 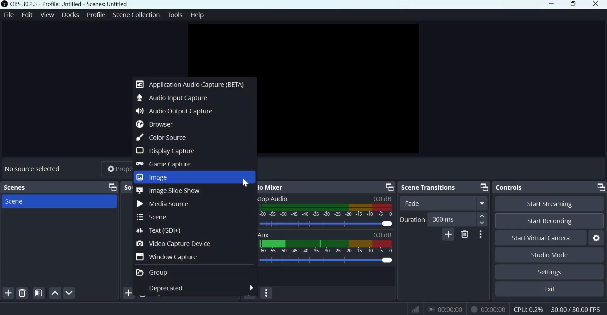 I want to click on Image, so click(x=153, y=177).